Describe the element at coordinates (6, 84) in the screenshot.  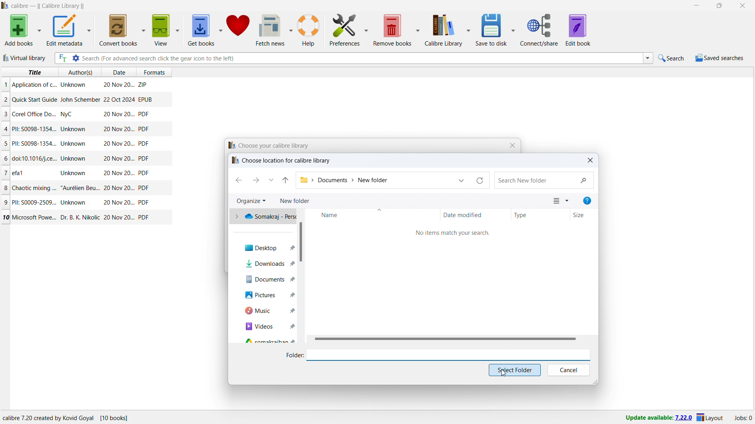
I see `1` at that location.